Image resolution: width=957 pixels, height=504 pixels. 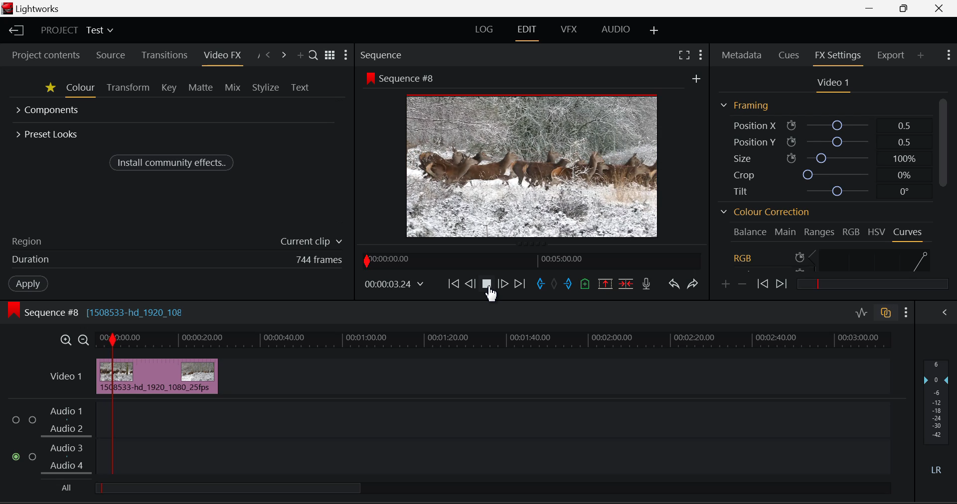 What do you see at coordinates (944, 314) in the screenshot?
I see `Show Audio Mix` at bounding box center [944, 314].